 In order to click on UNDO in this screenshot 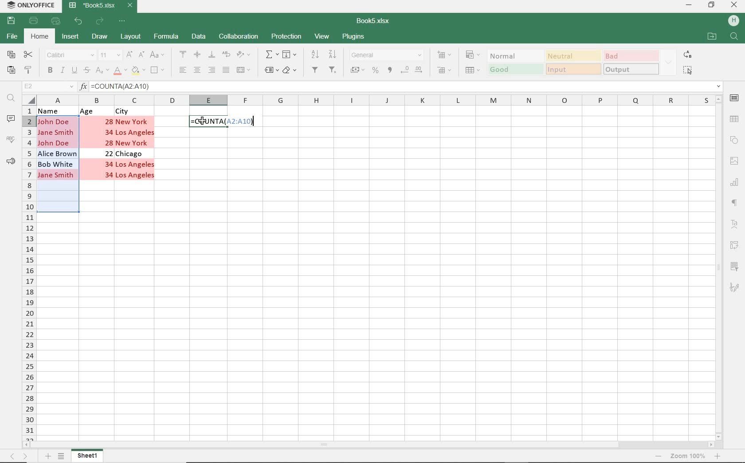, I will do `click(79, 21)`.